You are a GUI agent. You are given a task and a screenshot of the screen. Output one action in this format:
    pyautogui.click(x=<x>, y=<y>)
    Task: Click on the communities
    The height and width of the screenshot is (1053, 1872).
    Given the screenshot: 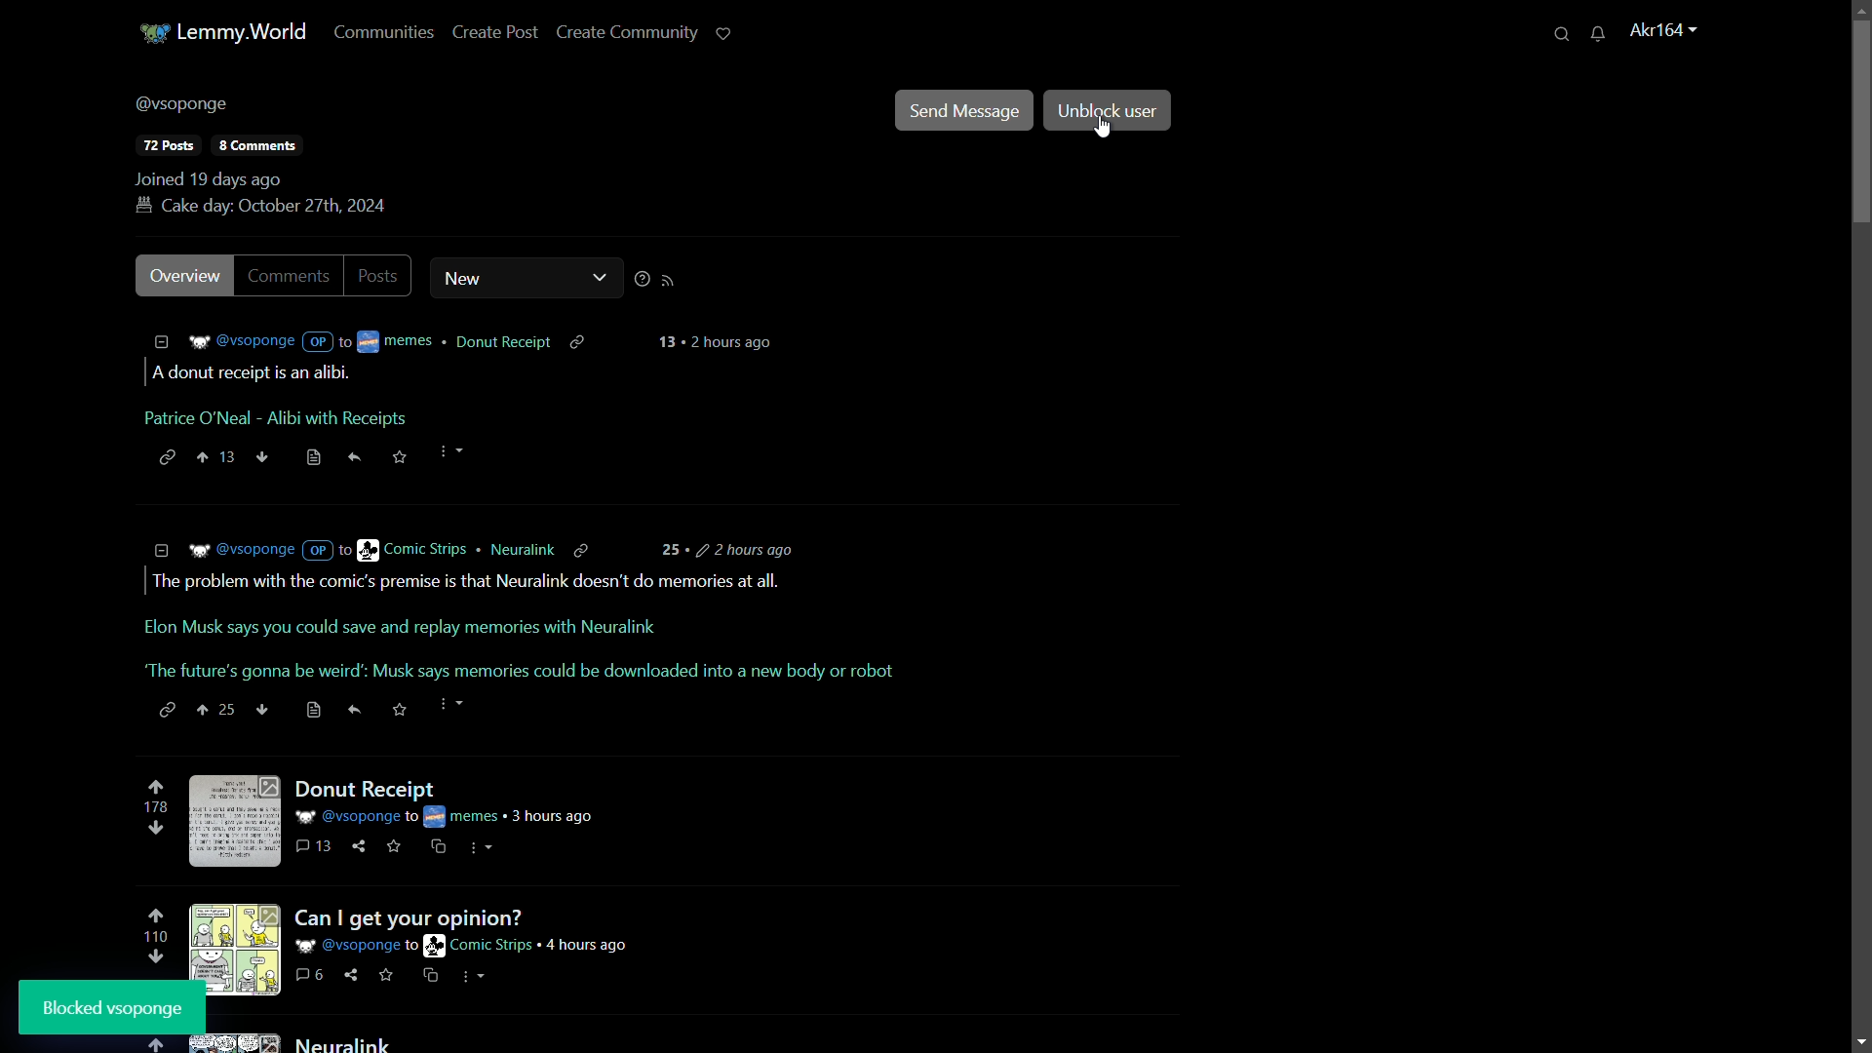 What is the action you would take?
    pyautogui.click(x=384, y=34)
    